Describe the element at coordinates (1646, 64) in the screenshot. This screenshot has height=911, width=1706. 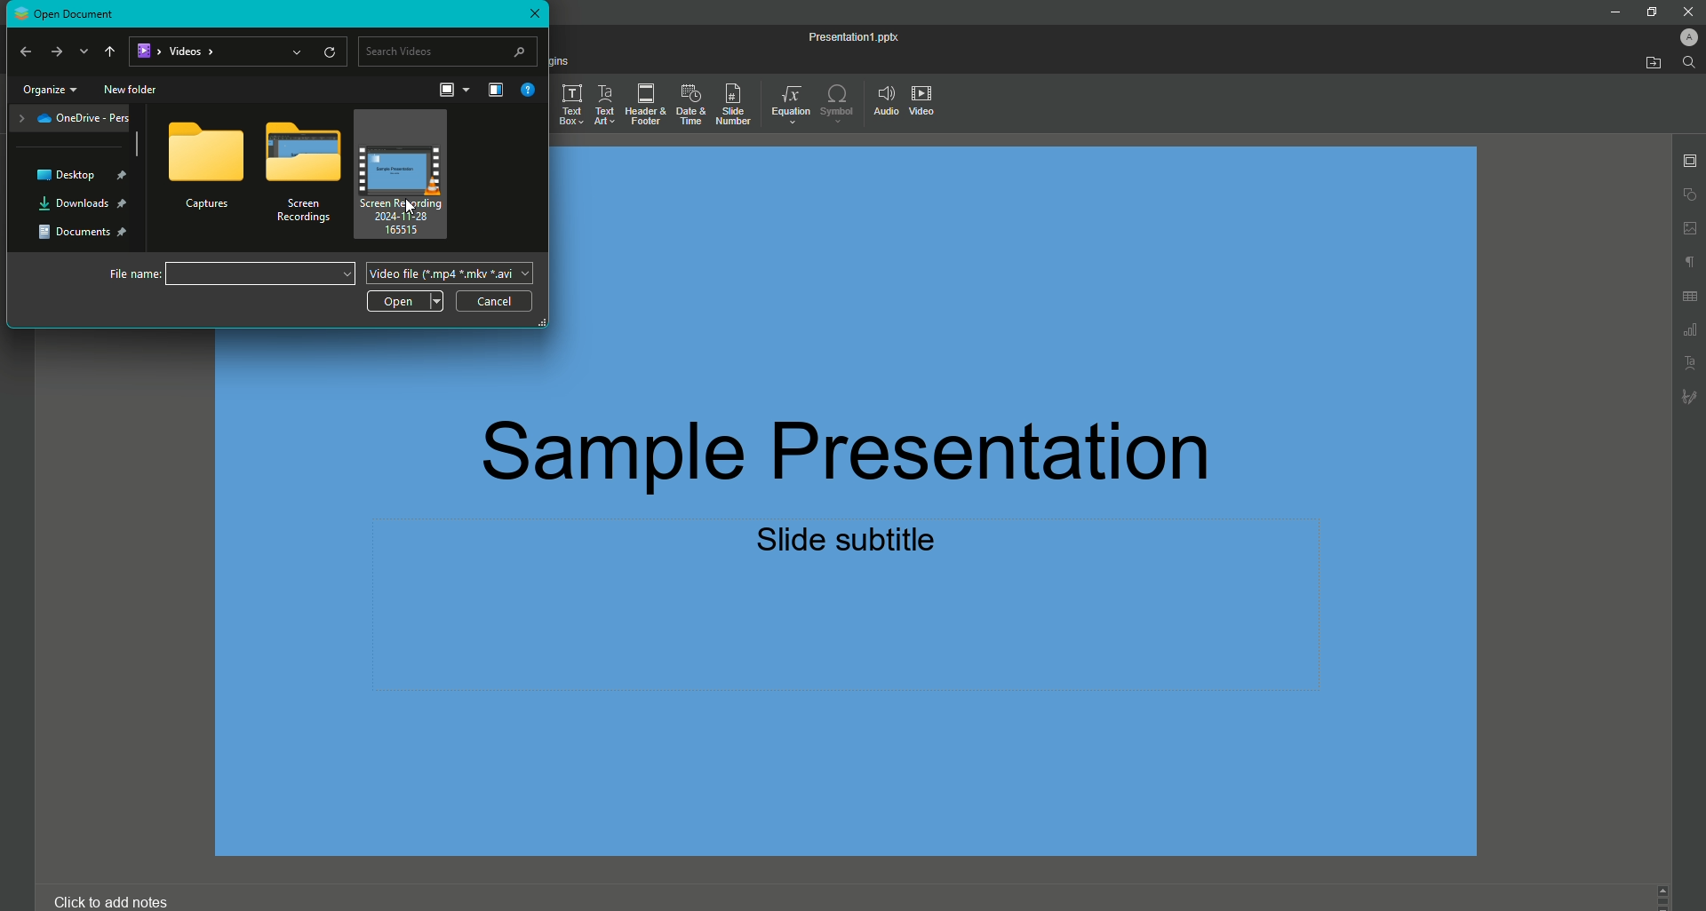
I see `Open From File` at that location.